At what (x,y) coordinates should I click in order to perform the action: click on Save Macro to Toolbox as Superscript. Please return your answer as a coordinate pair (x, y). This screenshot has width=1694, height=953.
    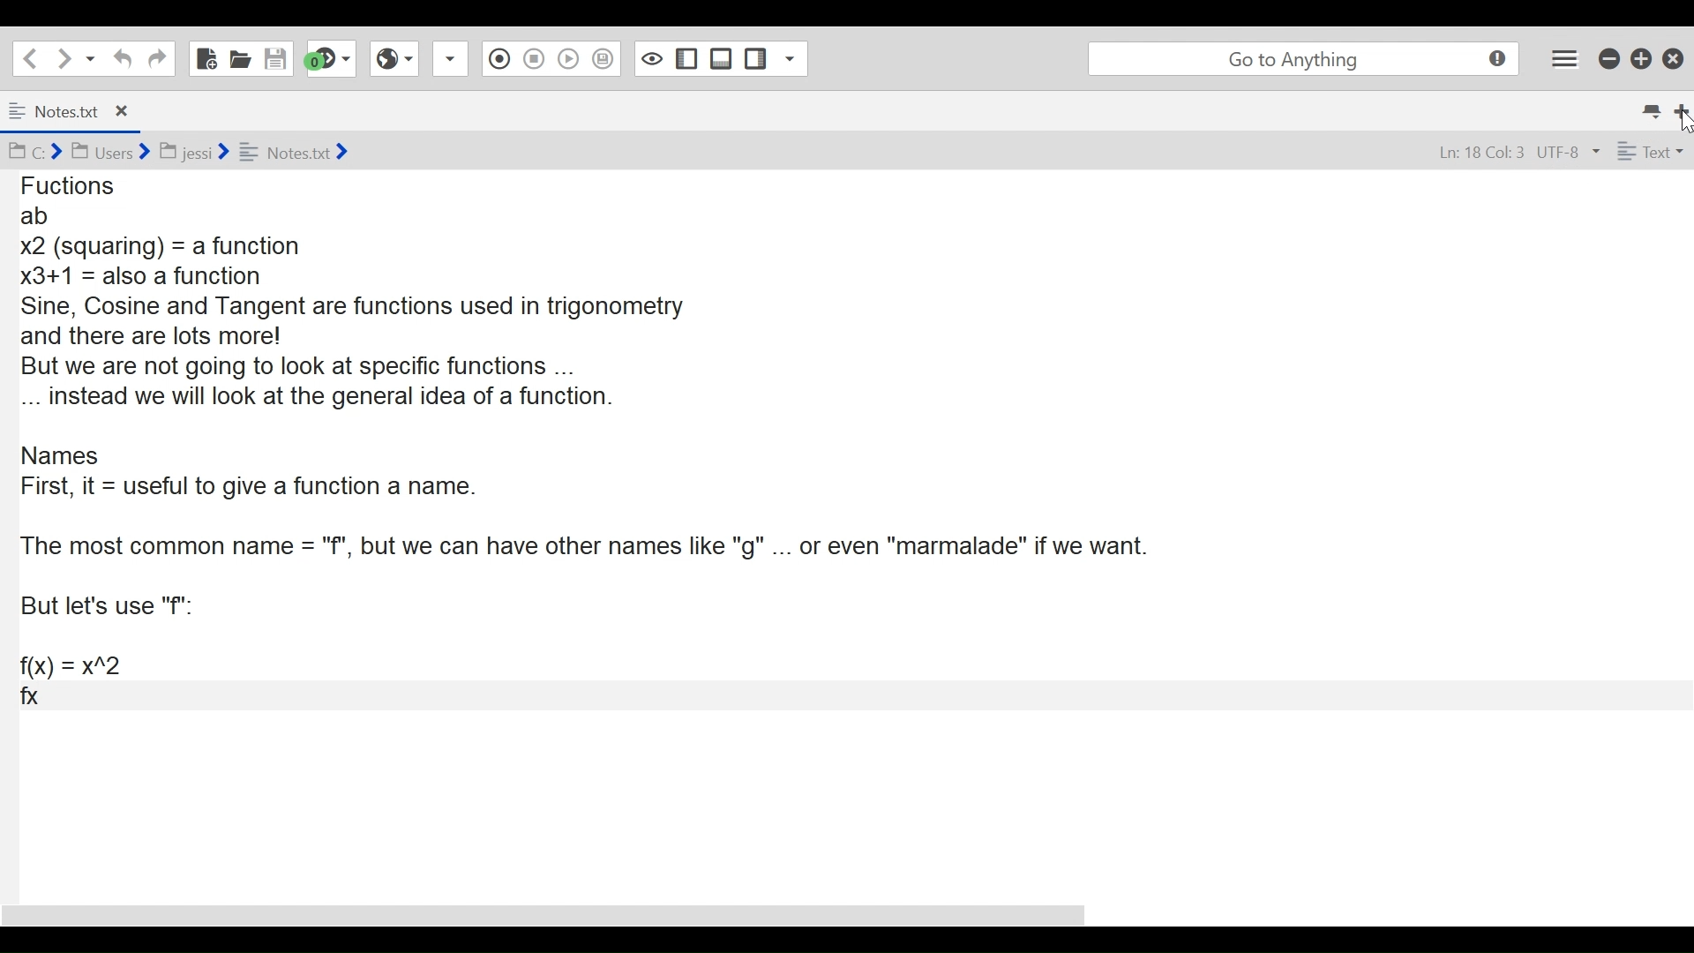
    Looking at the image, I should click on (604, 56).